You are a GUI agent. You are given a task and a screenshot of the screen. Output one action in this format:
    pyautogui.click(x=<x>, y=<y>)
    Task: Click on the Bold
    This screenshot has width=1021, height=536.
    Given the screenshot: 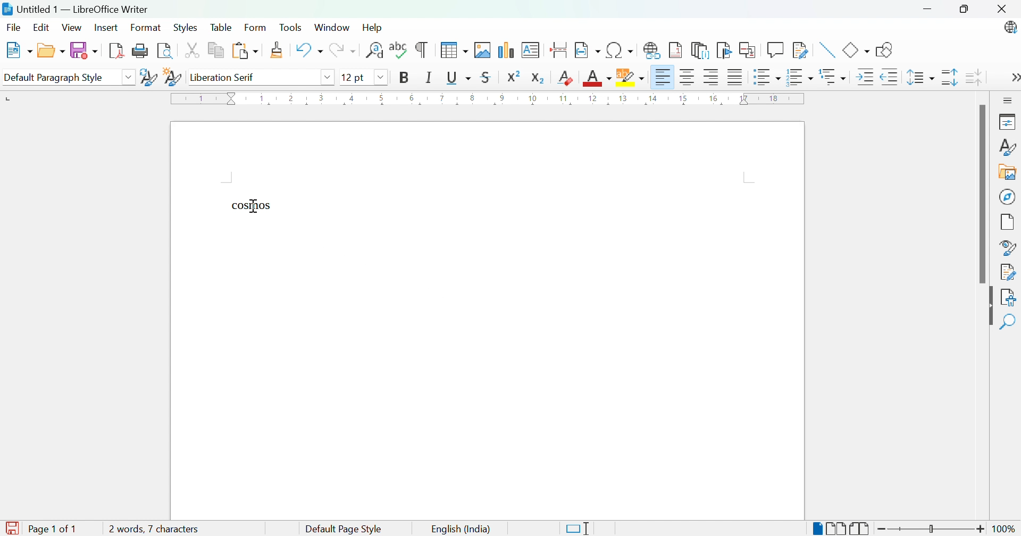 What is the action you would take?
    pyautogui.click(x=401, y=77)
    